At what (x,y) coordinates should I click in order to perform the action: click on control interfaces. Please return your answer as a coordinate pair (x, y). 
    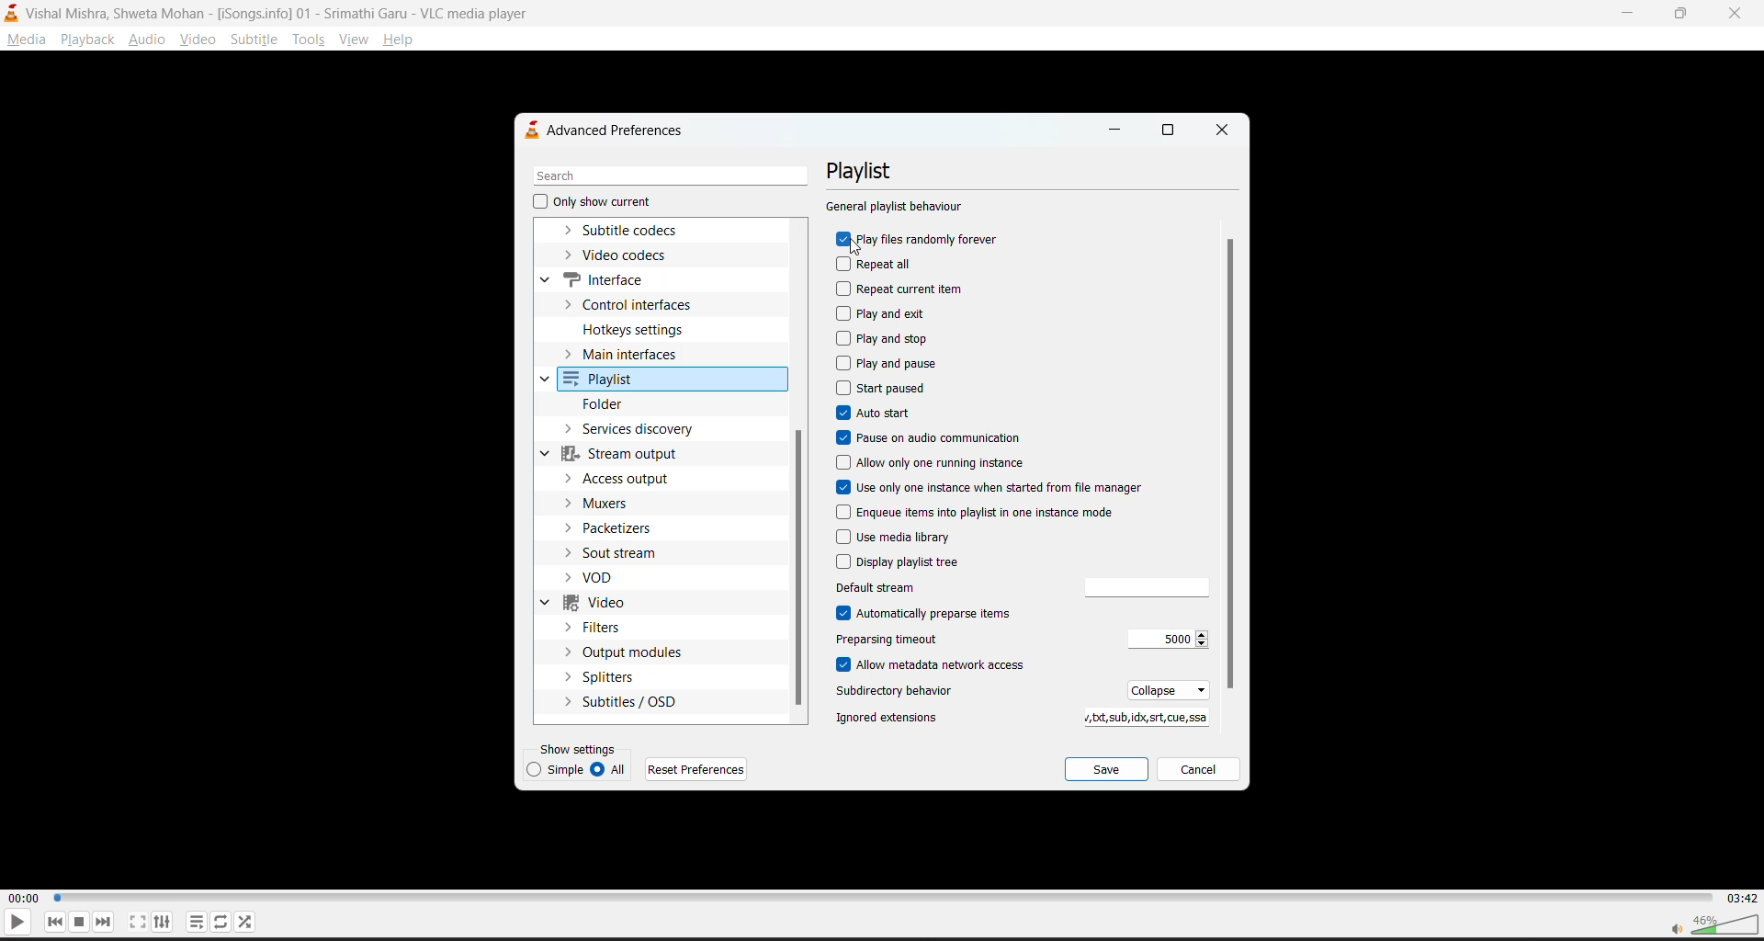
    Looking at the image, I should click on (635, 305).